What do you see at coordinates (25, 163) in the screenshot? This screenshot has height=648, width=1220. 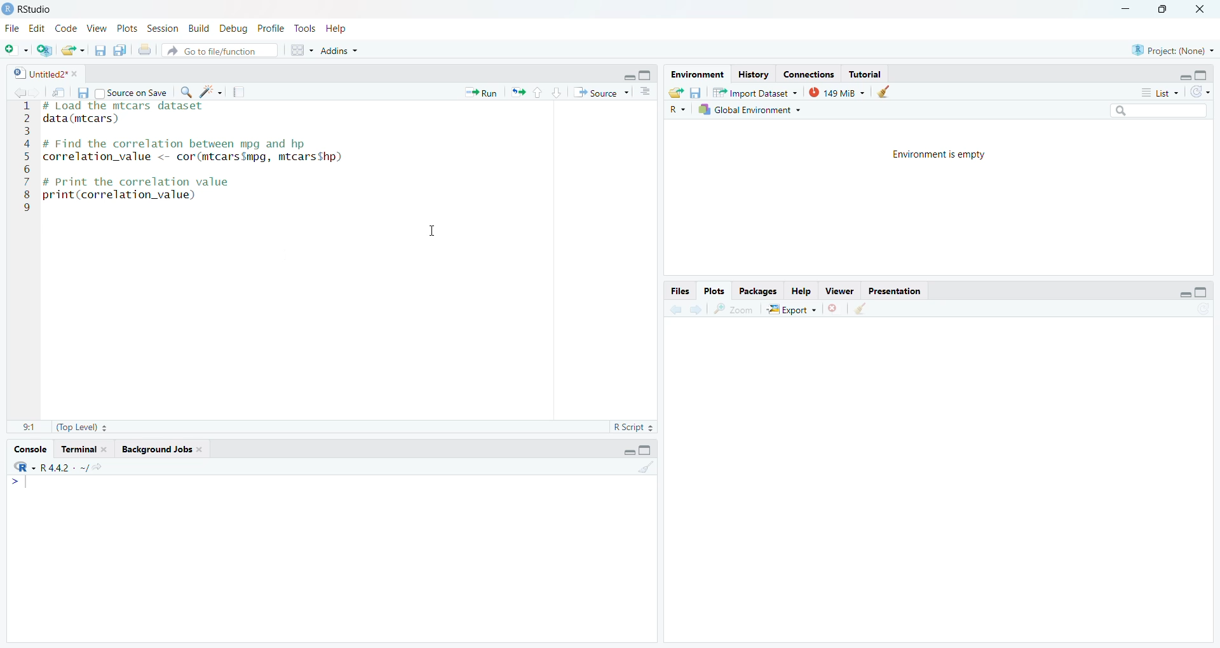 I see `123456789` at bounding box center [25, 163].